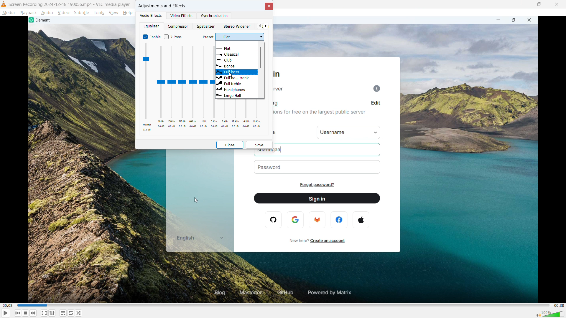  Describe the element at coordinates (236, 78) in the screenshot. I see `Full bass and treble ` at that location.